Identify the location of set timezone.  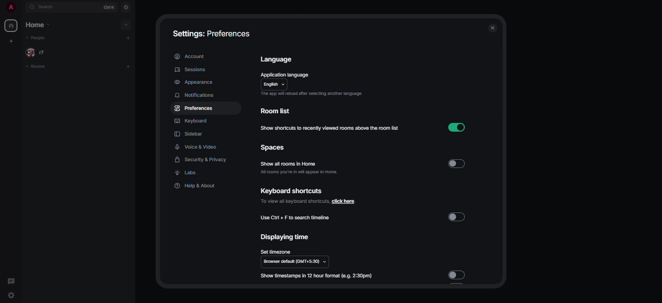
(276, 252).